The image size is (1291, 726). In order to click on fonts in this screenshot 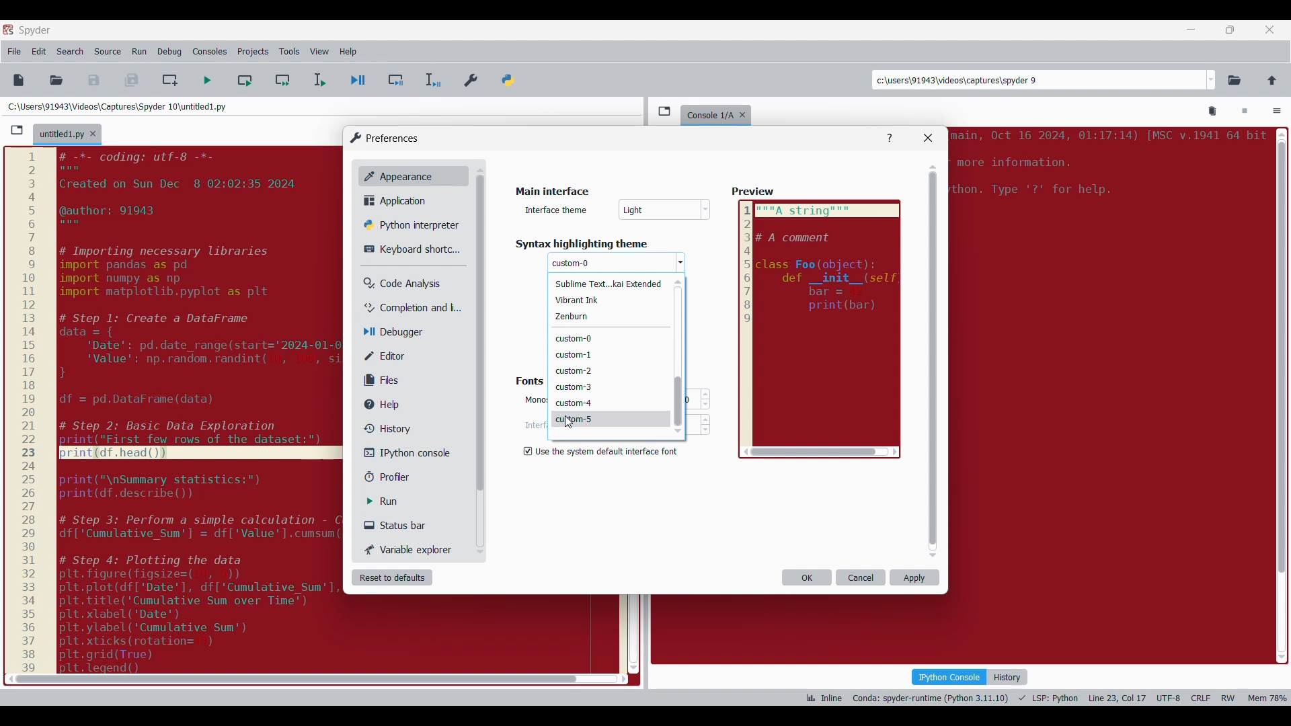, I will do `click(528, 379)`.